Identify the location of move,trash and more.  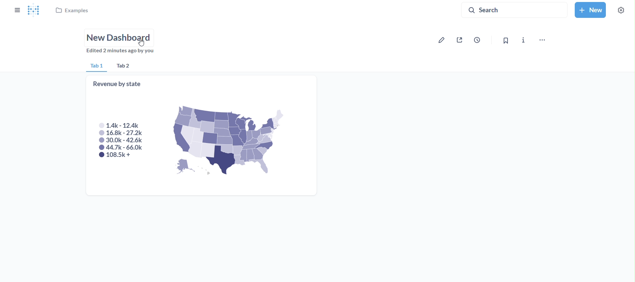
(542, 41).